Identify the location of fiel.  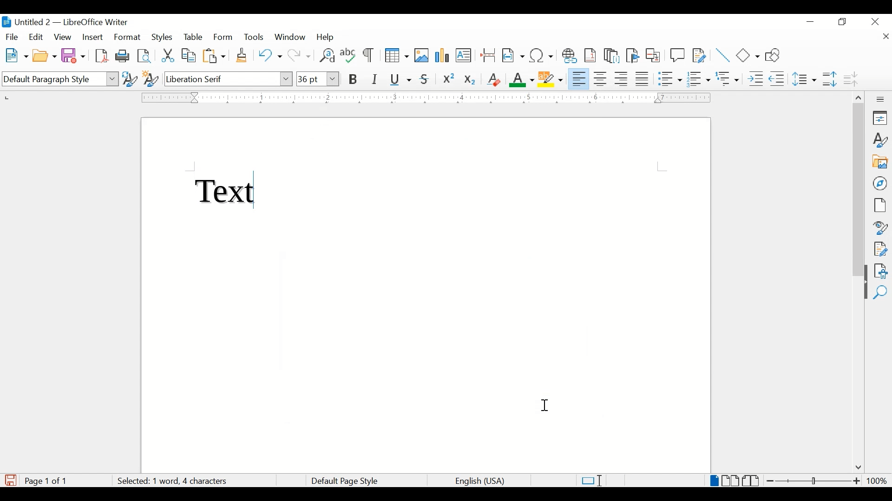
(12, 38).